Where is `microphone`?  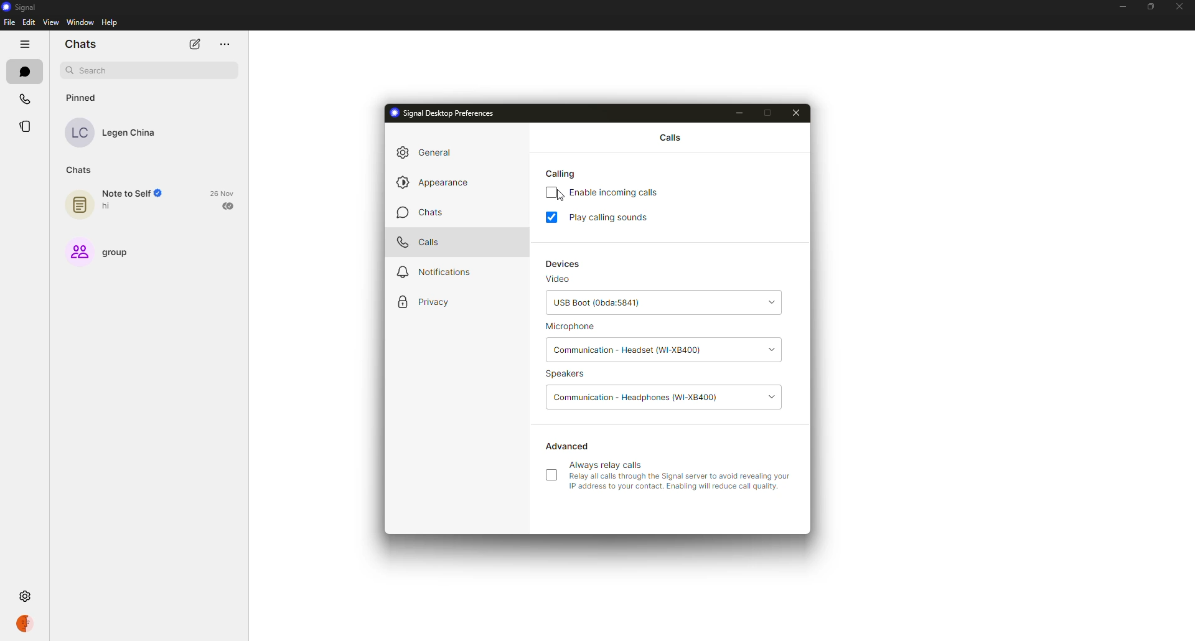 microphone is located at coordinates (573, 326).